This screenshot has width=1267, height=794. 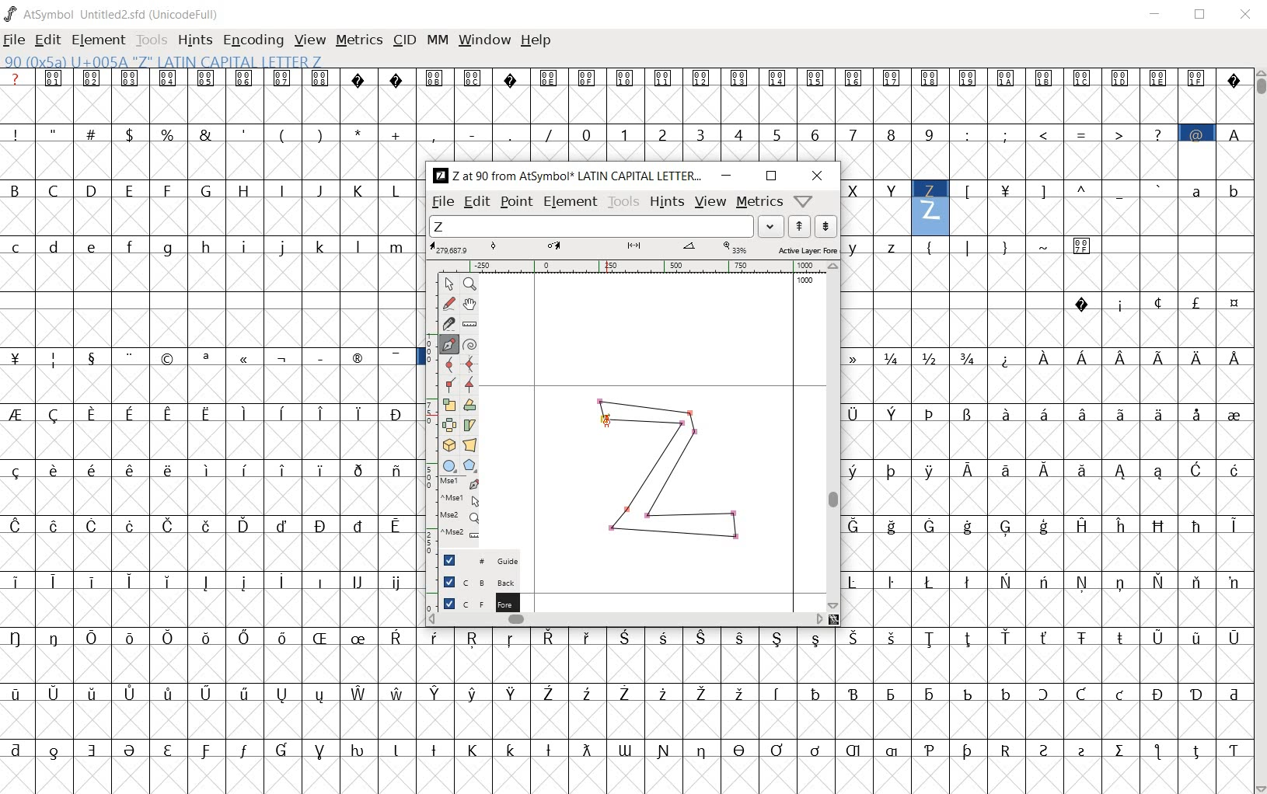 I want to click on Z at 90 from AtSymbol* LATIN CAPITAL LETTER..., so click(x=567, y=176).